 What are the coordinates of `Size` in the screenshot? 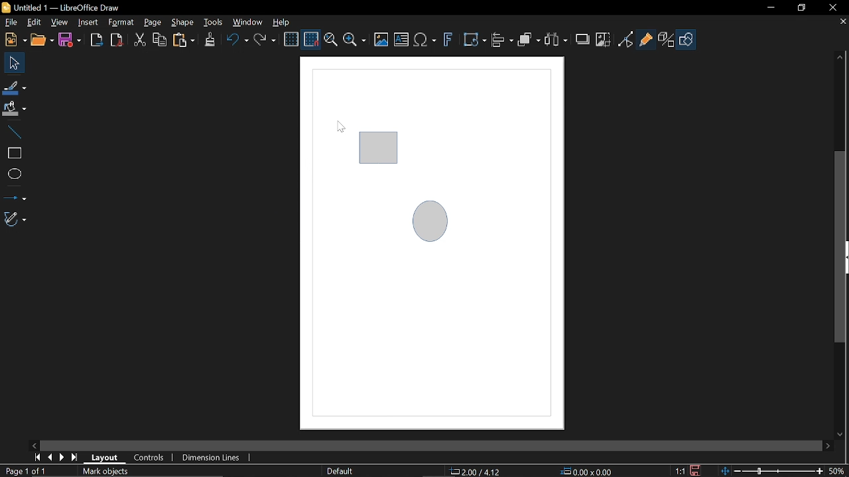 It's located at (591, 472).